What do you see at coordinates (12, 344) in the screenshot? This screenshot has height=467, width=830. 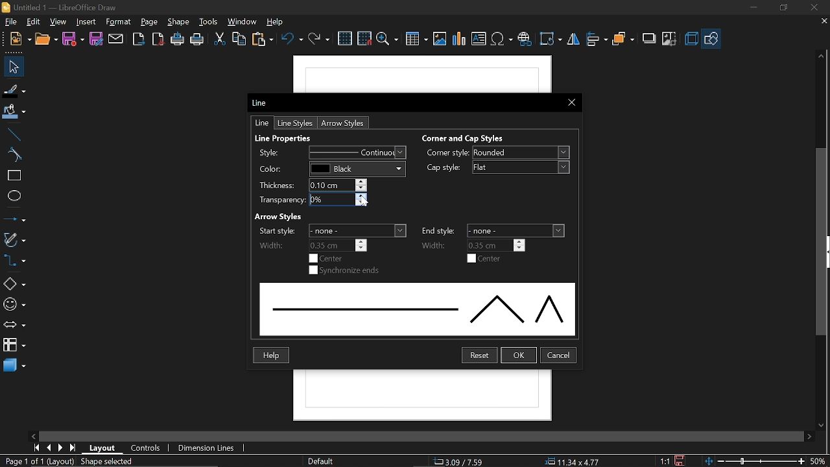 I see `flowchart` at bounding box center [12, 344].